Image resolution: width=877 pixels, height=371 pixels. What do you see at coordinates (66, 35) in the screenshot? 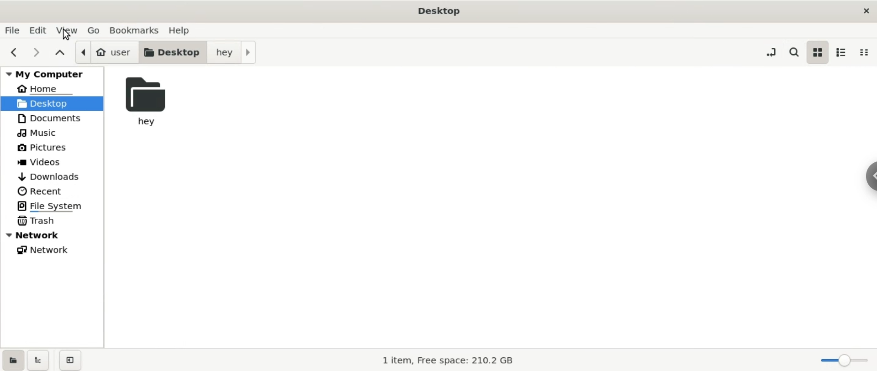
I see `cursor` at bounding box center [66, 35].